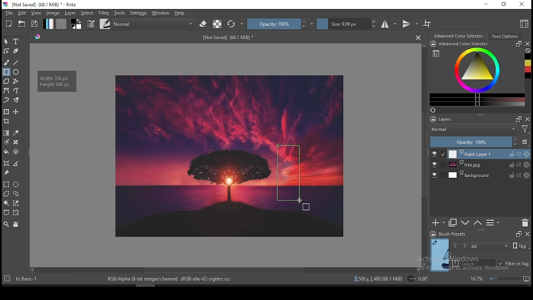 Image resolution: width=533 pixels, height=300 pixels. What do you see at coordinates (7, 121) in the screenshot?
I see `crop tool` at bounding box center [7, 121].